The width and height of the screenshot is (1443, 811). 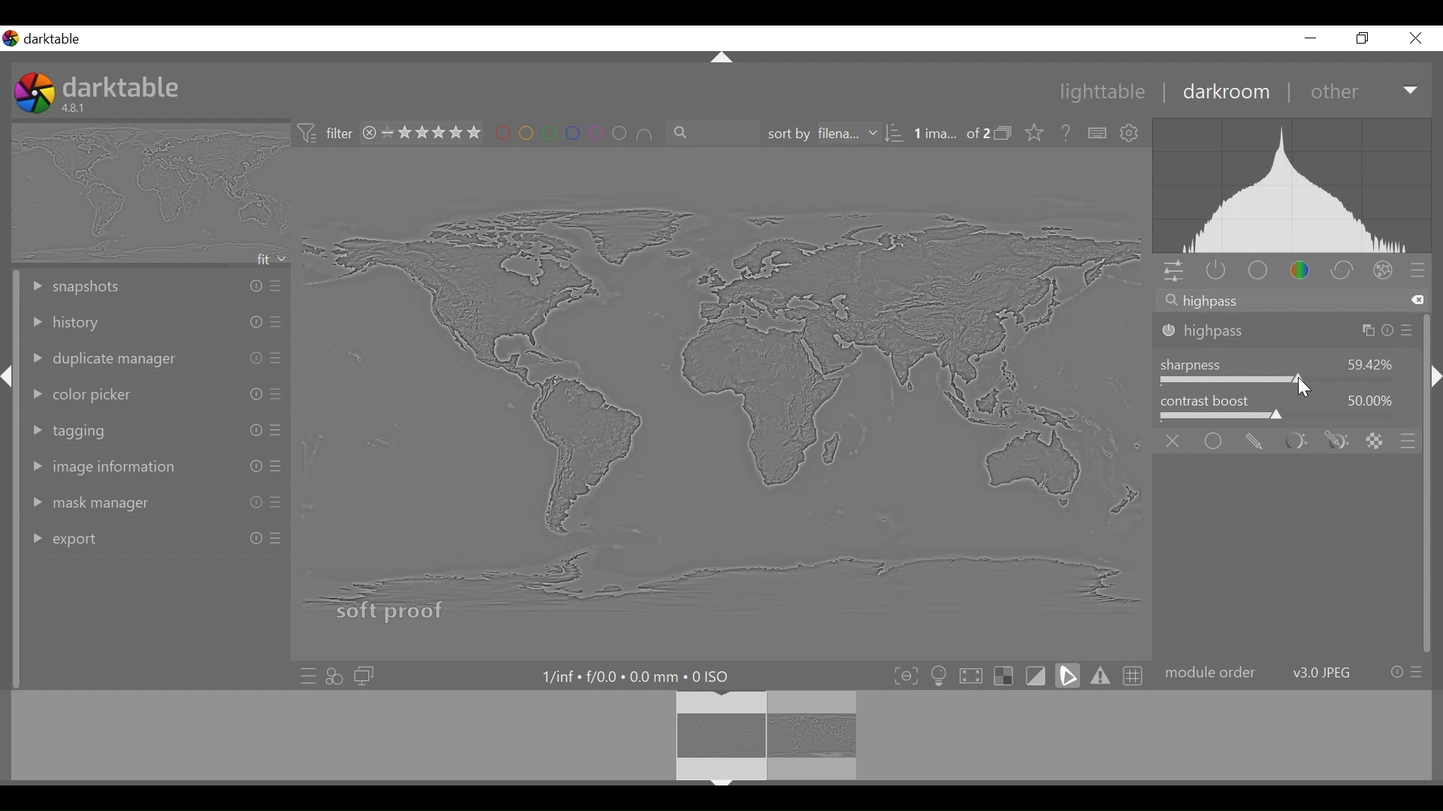 What do you see at coordinates (1412, 92) in the screenshot?
I see `Expand` at bounding box center [1412, 92].